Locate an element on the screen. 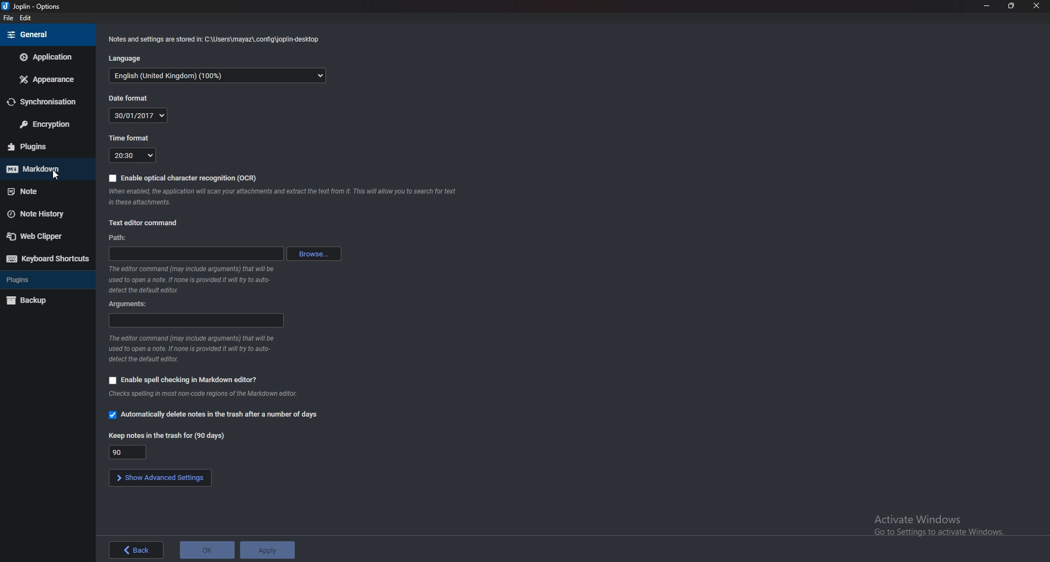  Enable ocr is located at coordinates (184, 177).